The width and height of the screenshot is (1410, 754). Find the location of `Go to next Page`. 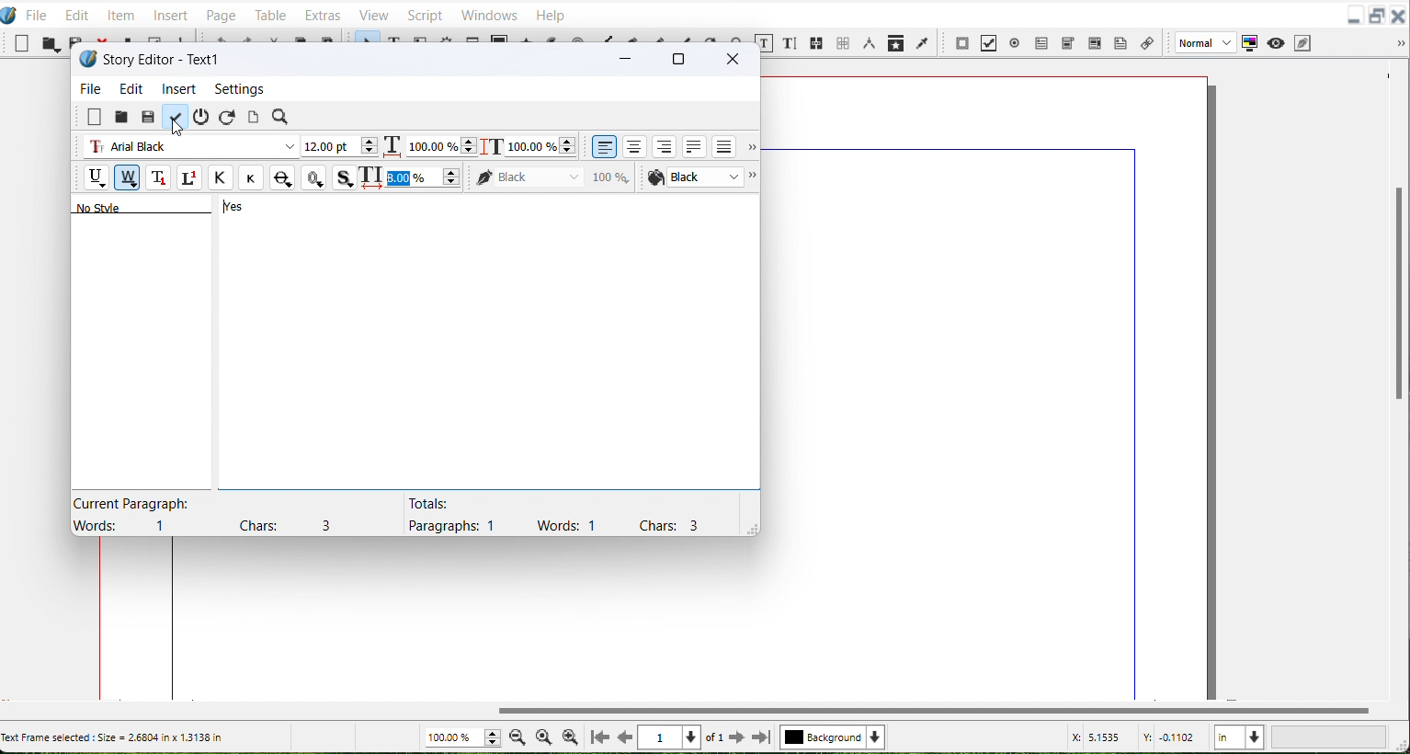

Go to next Page is located at coordinates (737, 738).